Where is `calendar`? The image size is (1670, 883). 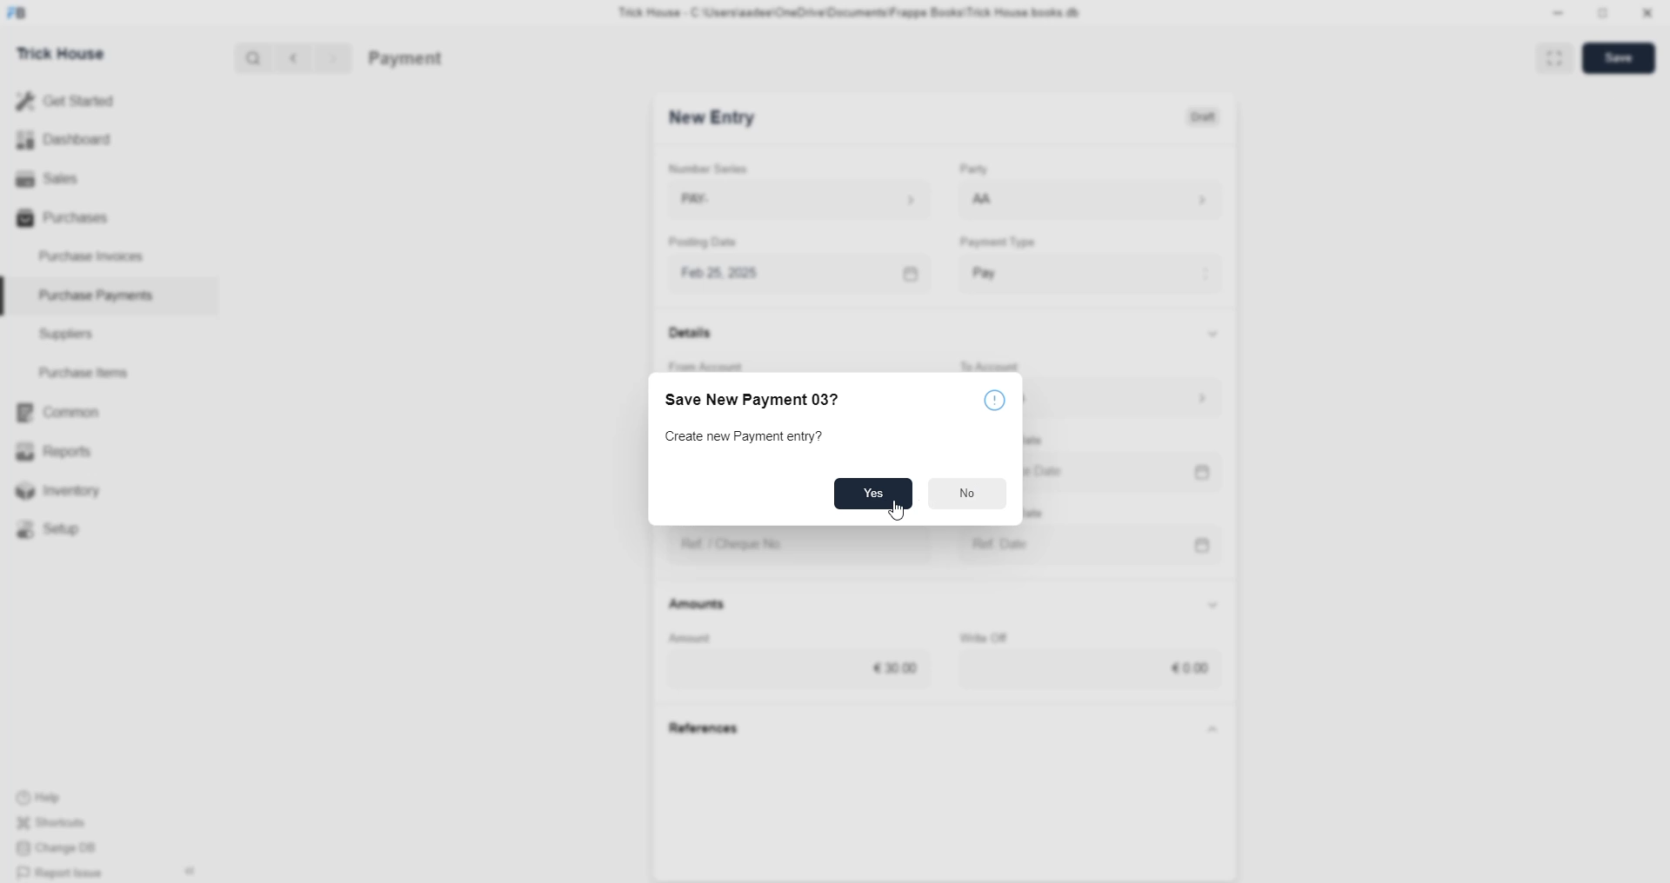
calendar is located at coordinates (1206, 474).